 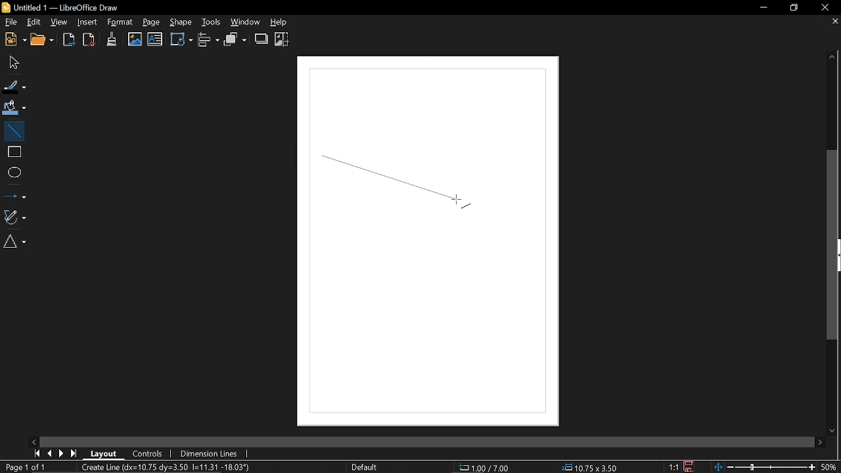 What do you see at coordinates (13, 152) in the screenshot?
I see `rectangle` at bounding box center [13, 152].